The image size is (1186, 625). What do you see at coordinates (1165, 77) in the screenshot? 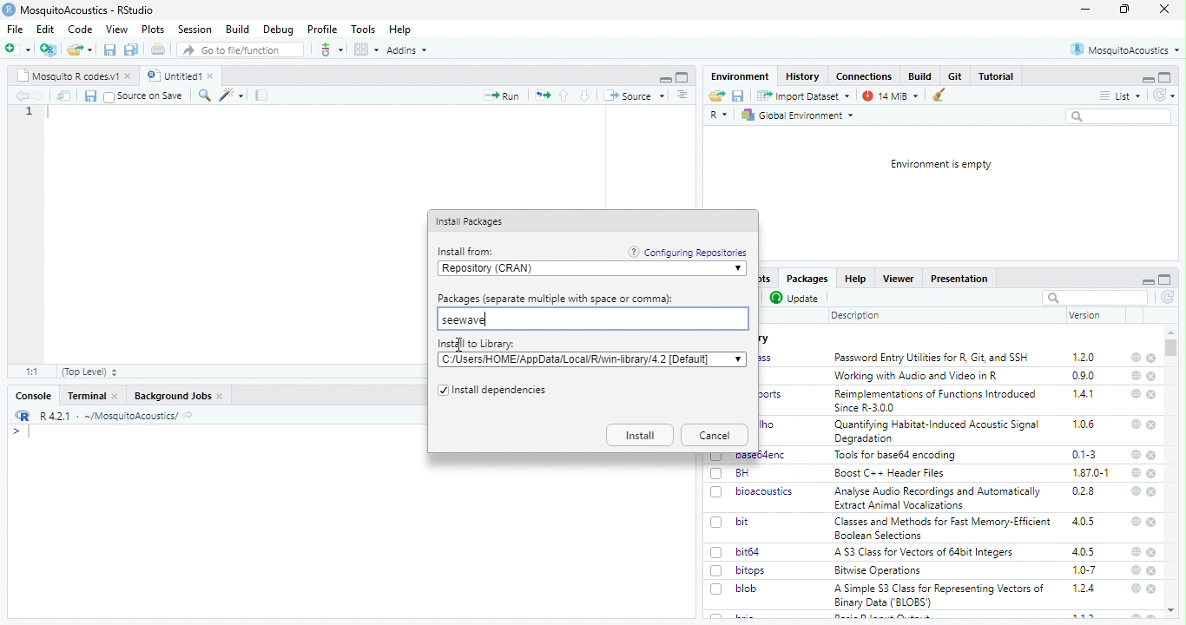
I see `maximise` at bounding box center [1165, 77].